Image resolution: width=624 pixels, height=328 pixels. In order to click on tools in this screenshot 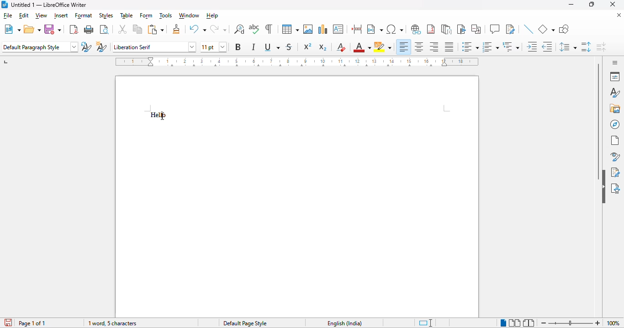, I will do `click(165, 15)`.